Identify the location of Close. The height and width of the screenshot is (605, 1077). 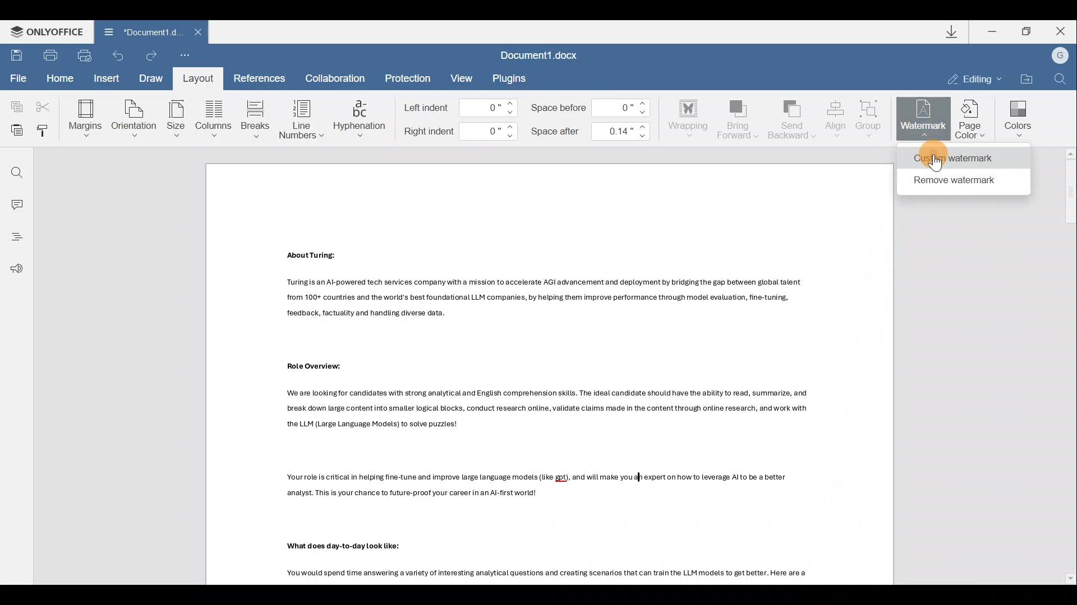
(1059, 31).